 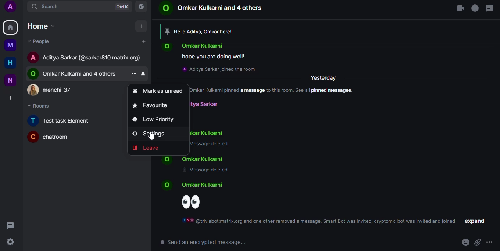 I want to click on a message, so click(x=252, y=90).